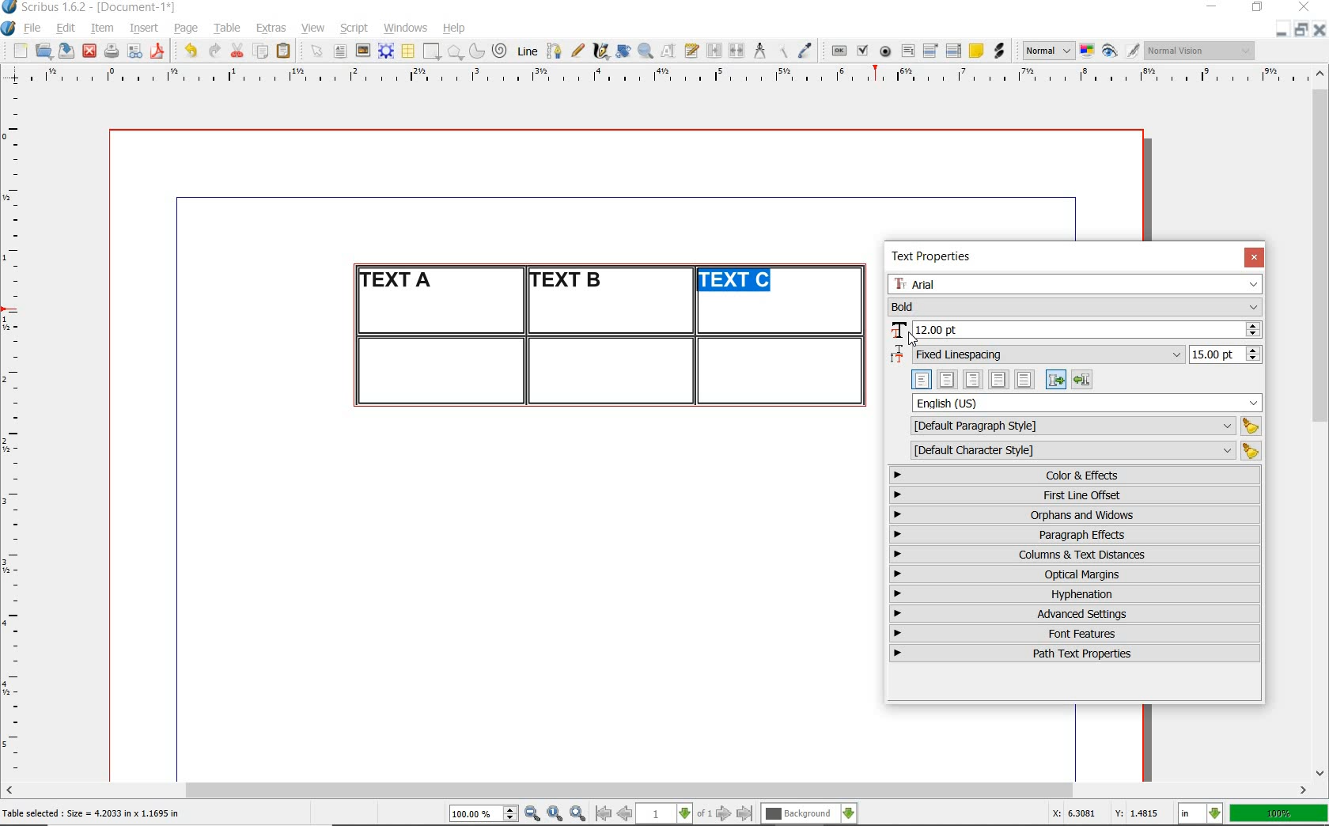 The image size is (1329, 826). Describe the element at coordinates (759, 51) in the screenshot. I see `measurements` at that location.